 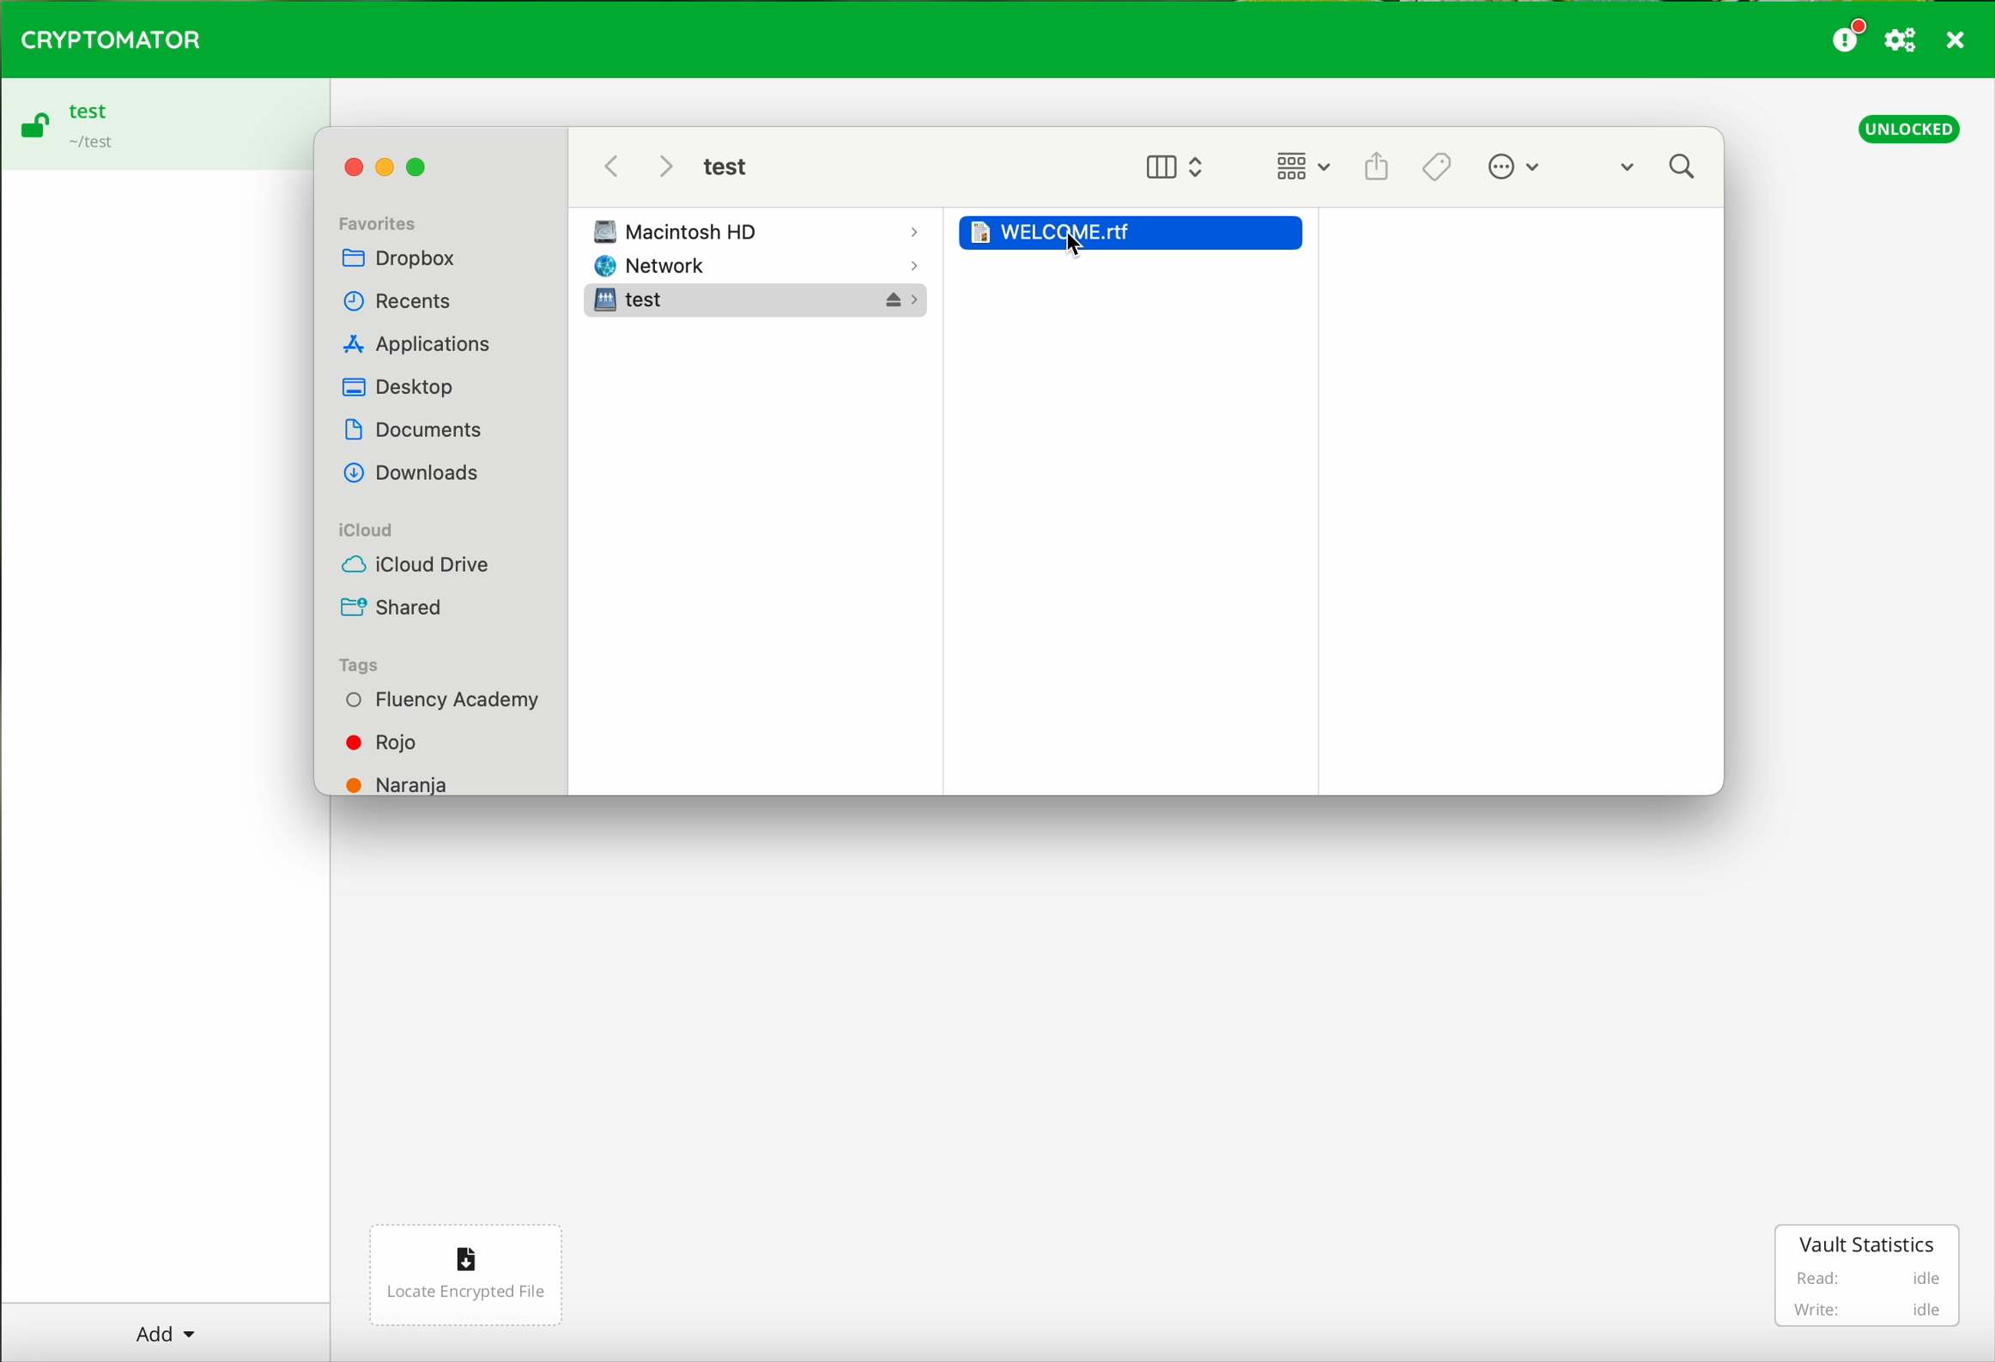 What do you see at coordinates (420, 342) in the screenshot?
I see `Applications` at bounding box center [420, 342].